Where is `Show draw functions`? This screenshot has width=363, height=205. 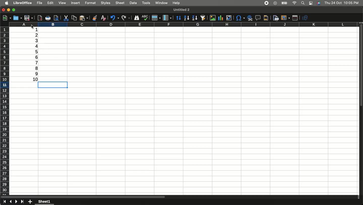
Show draw functions is located at coordinates (306, 18).